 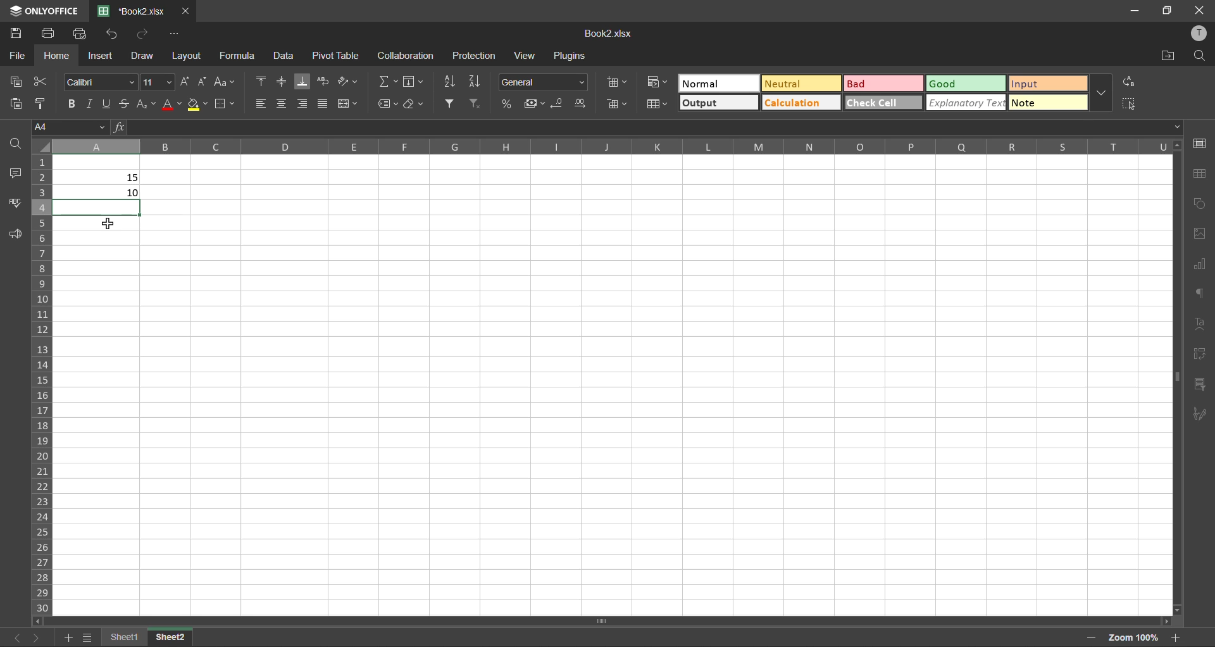 I want to click on insert cells, so click(x=614, y=84).